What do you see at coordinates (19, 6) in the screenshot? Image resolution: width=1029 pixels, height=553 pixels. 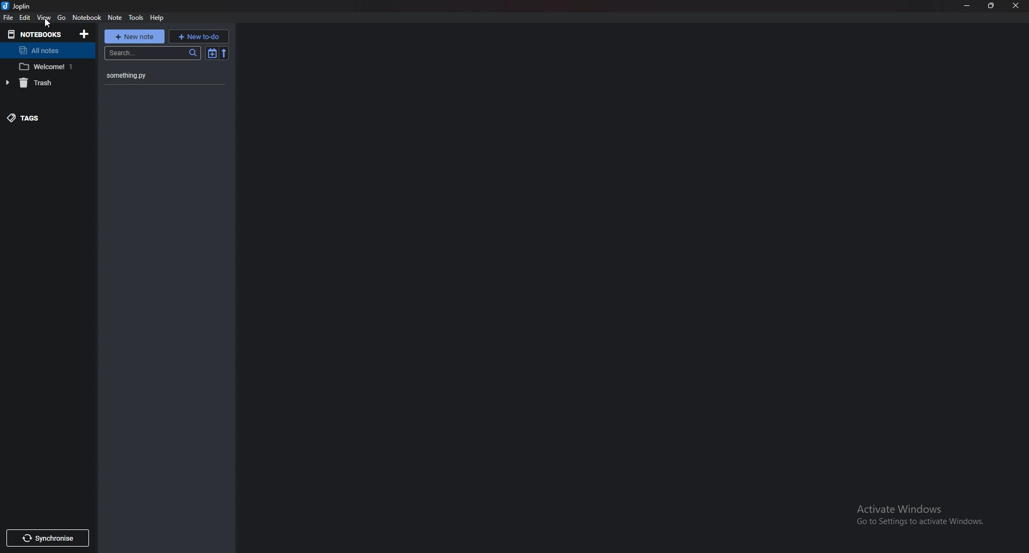 I see `joplin` at bounding box center [19, 6].